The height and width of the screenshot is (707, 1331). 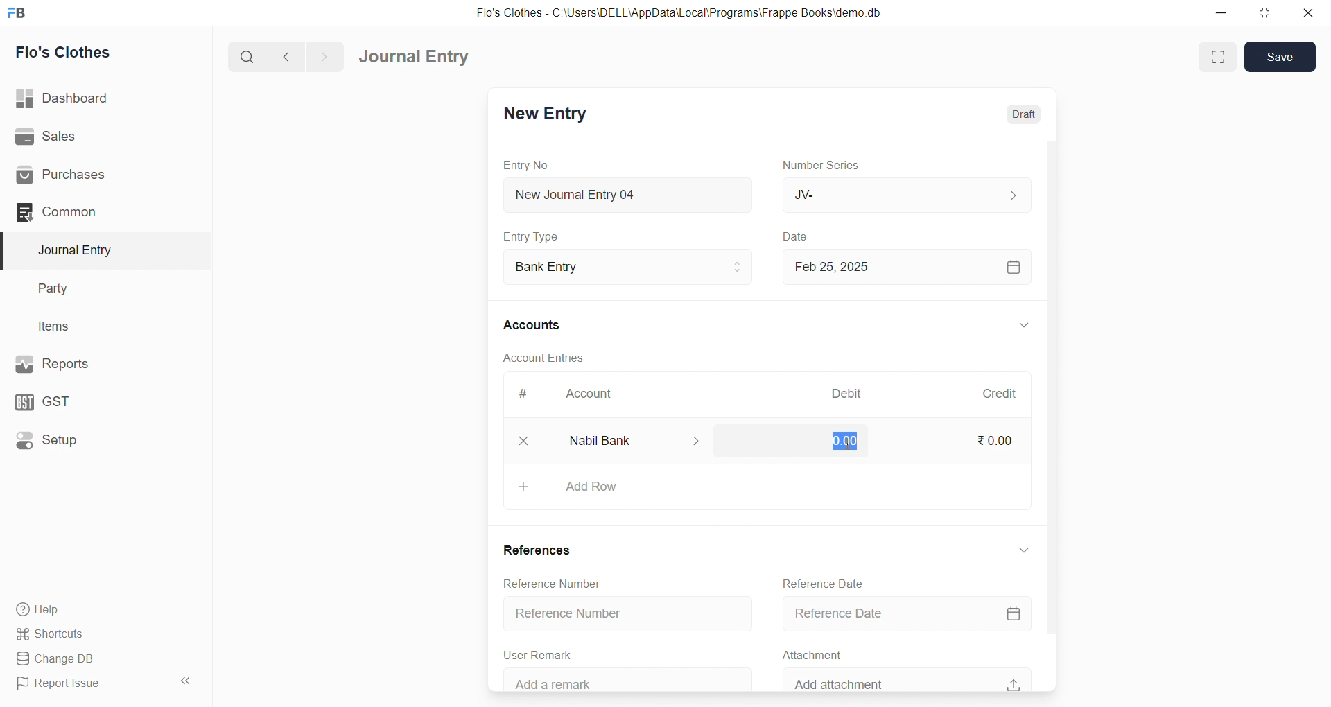 What do you see at coordinates (806, 653) in the screenshot?
I see `Attachment` at bounding box center [806, 653].